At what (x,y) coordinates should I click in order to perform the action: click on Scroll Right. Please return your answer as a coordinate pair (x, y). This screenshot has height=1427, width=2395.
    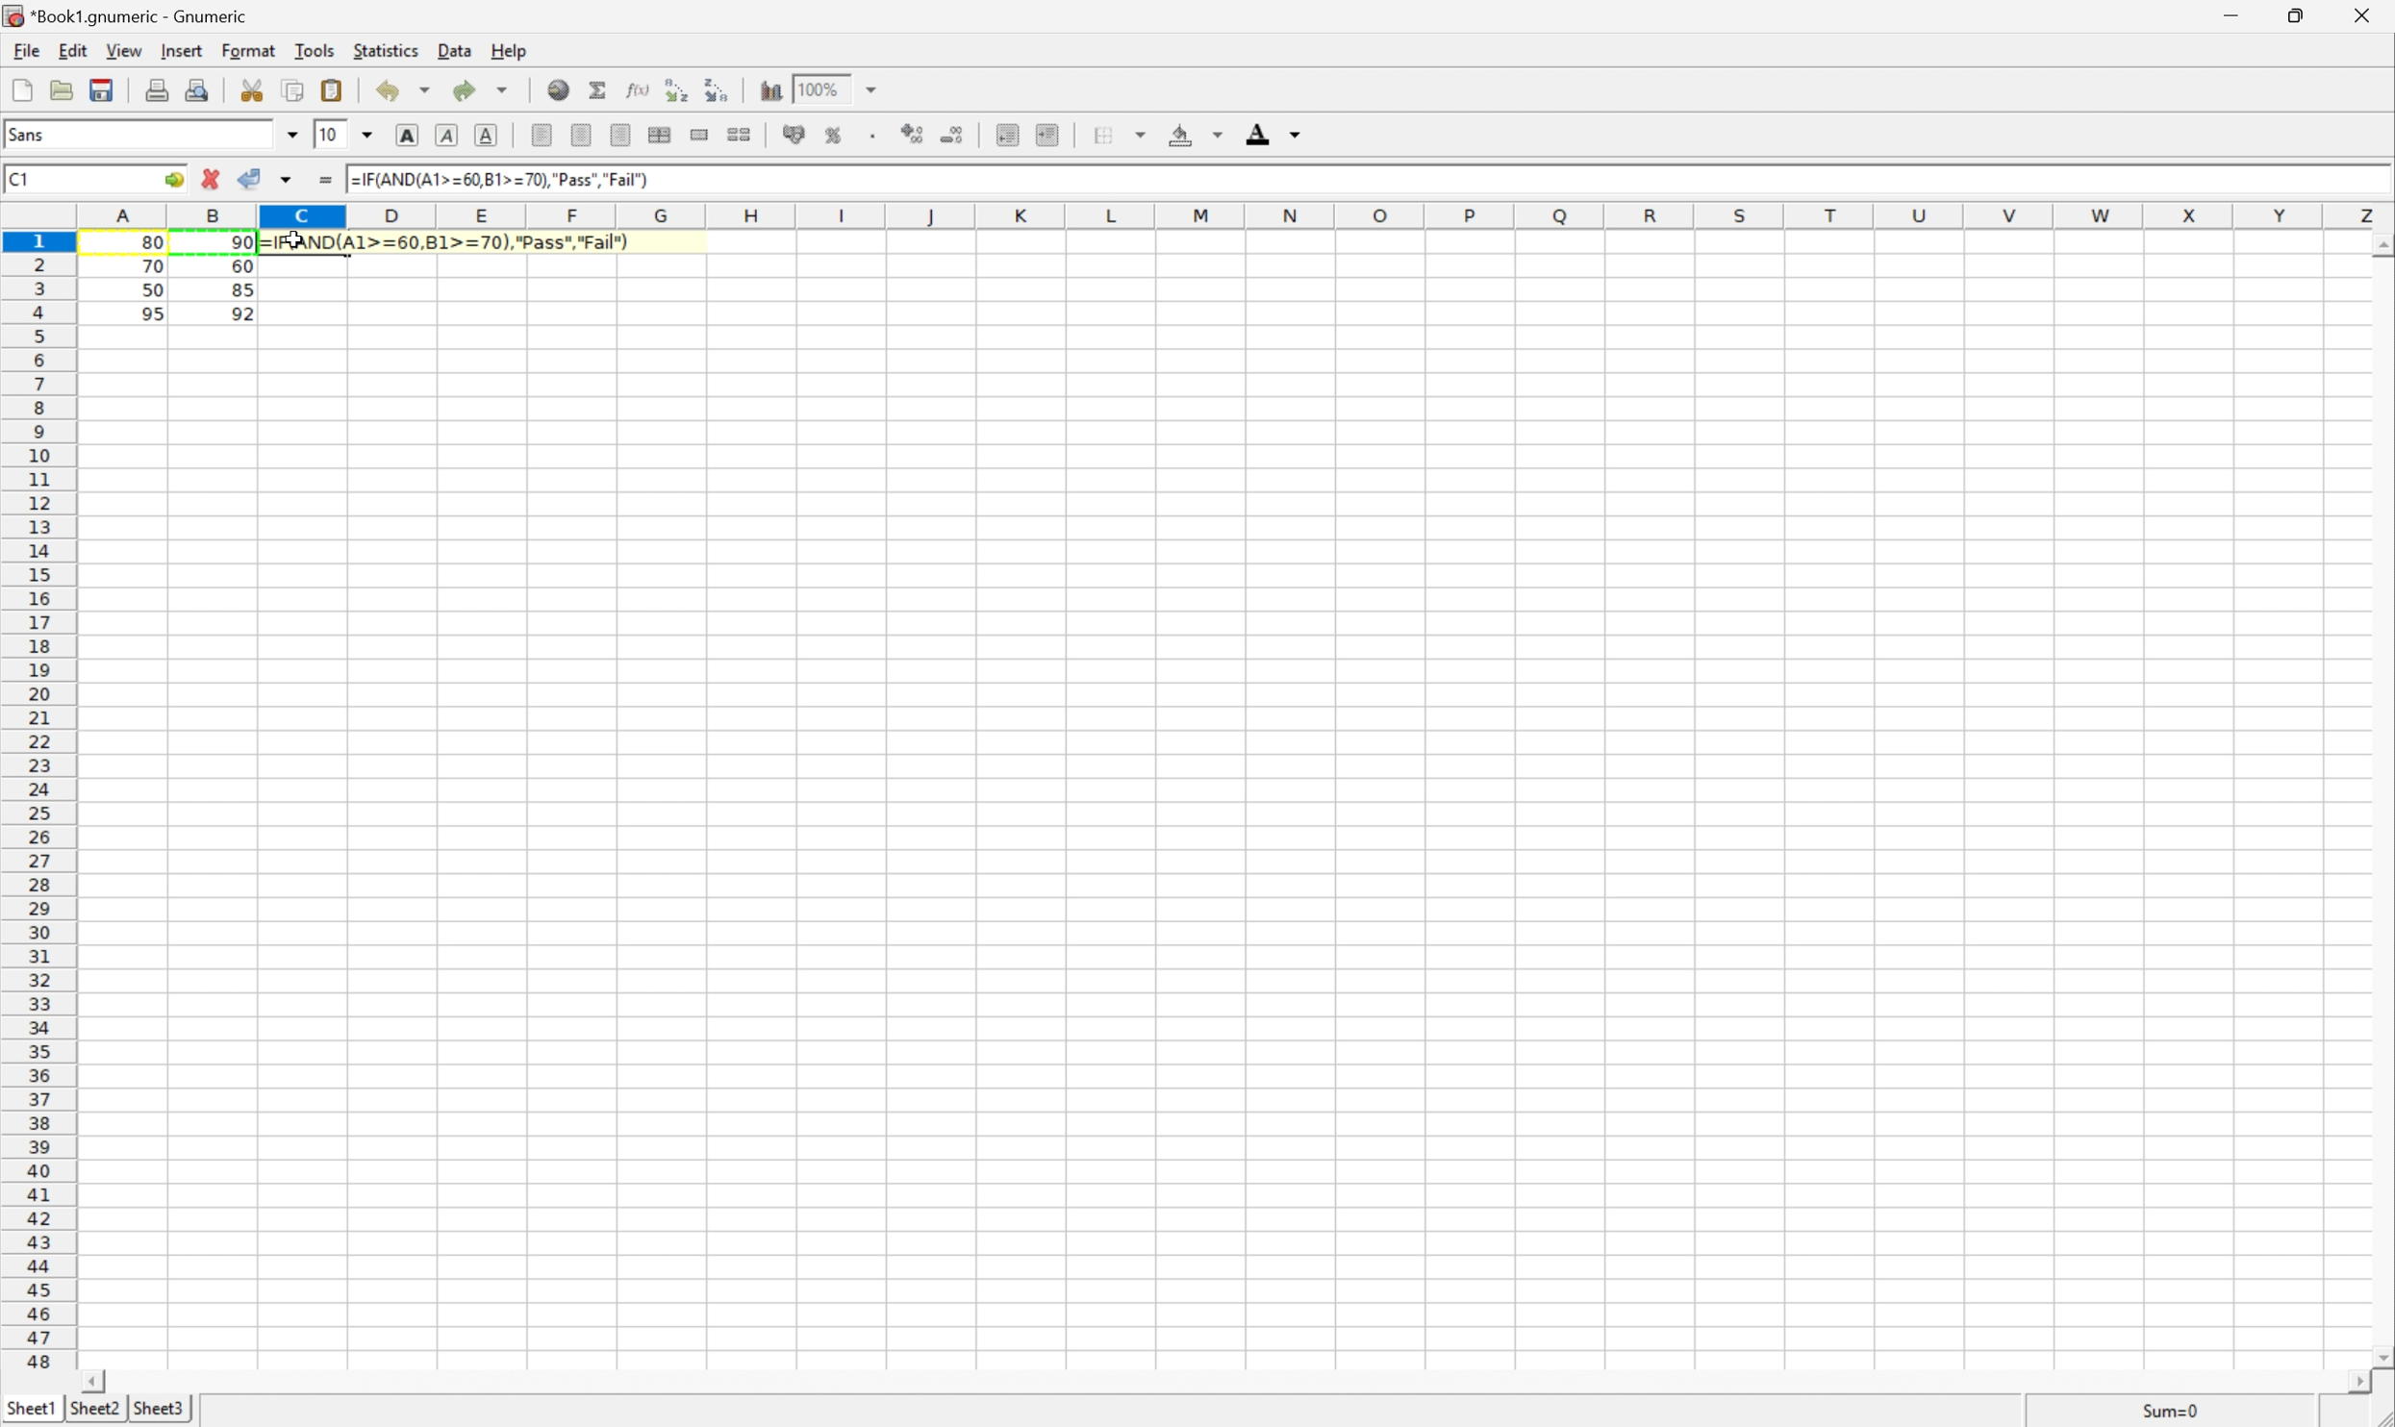
    Looking at the image, I should click on (2352, 1381).